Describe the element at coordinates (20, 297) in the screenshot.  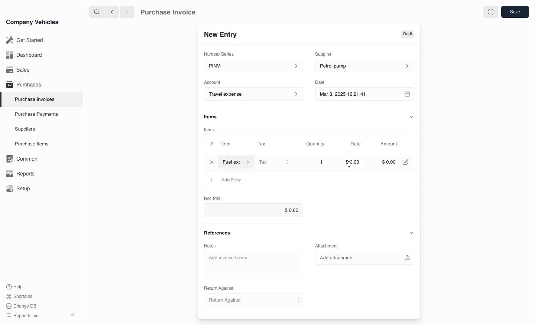
I see `Shortcuts` at that location.